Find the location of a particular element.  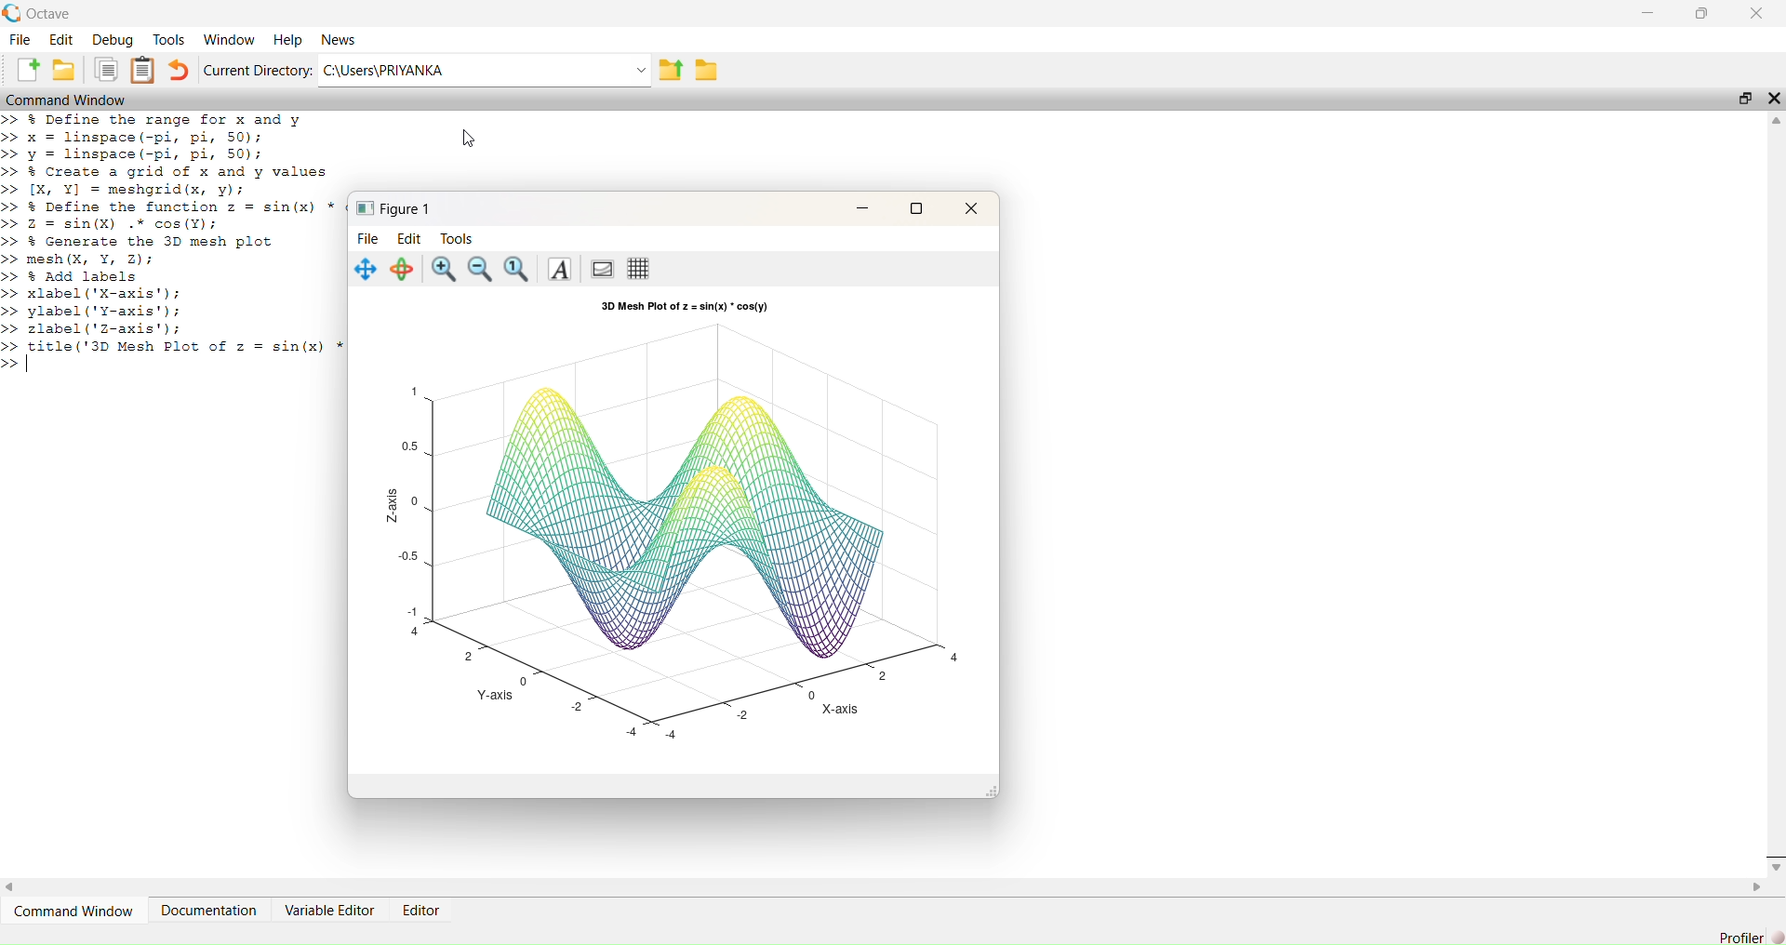

Down is located at coordinates (1775, 867).